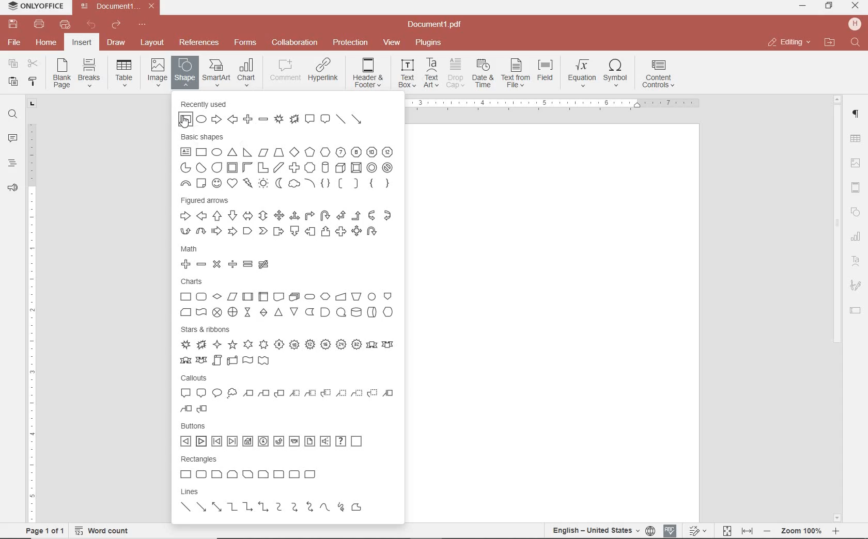 Image resolution: width=868 pixels, height=539 pixels. What do you see at coordinates (830, 43) in the screenshot?
I see `open file location` at bounding box center [830, 43].